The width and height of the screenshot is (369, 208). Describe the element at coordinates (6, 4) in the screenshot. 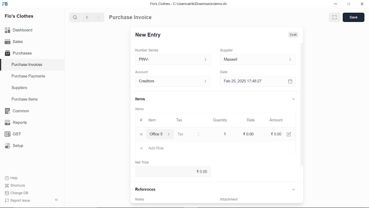

I see `frappe books logo` at that location.